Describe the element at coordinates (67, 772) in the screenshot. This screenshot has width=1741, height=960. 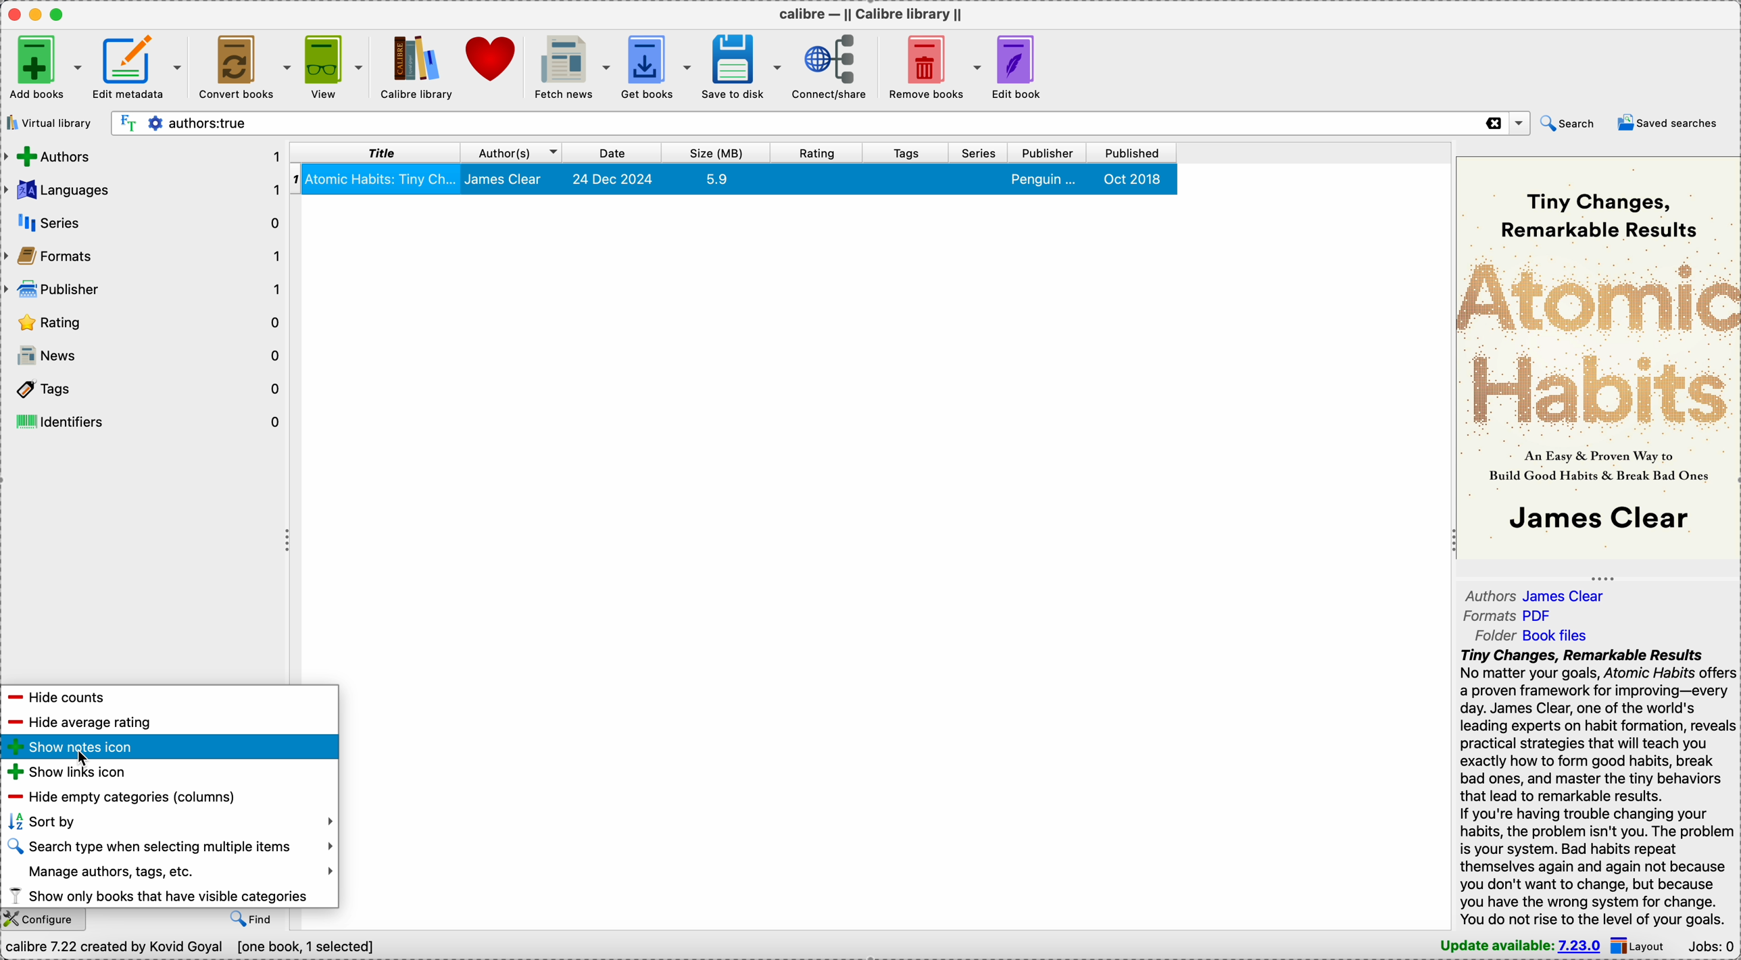
I see `show links icon` at that location.